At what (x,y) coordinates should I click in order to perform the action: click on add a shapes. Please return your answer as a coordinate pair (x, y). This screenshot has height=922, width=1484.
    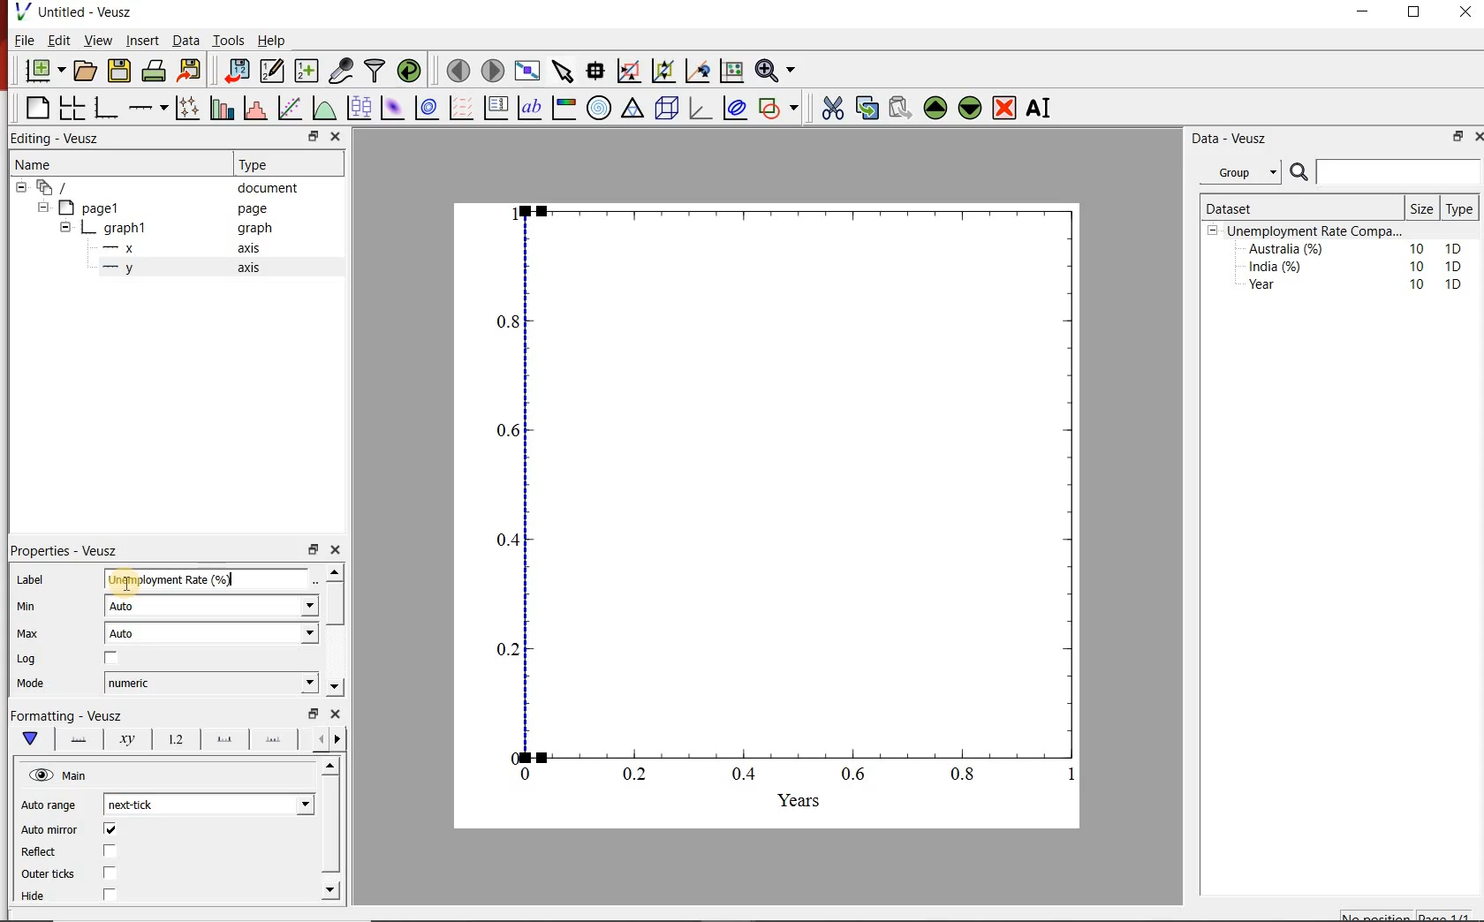
    Looking at the image, I should click on (778, 108).